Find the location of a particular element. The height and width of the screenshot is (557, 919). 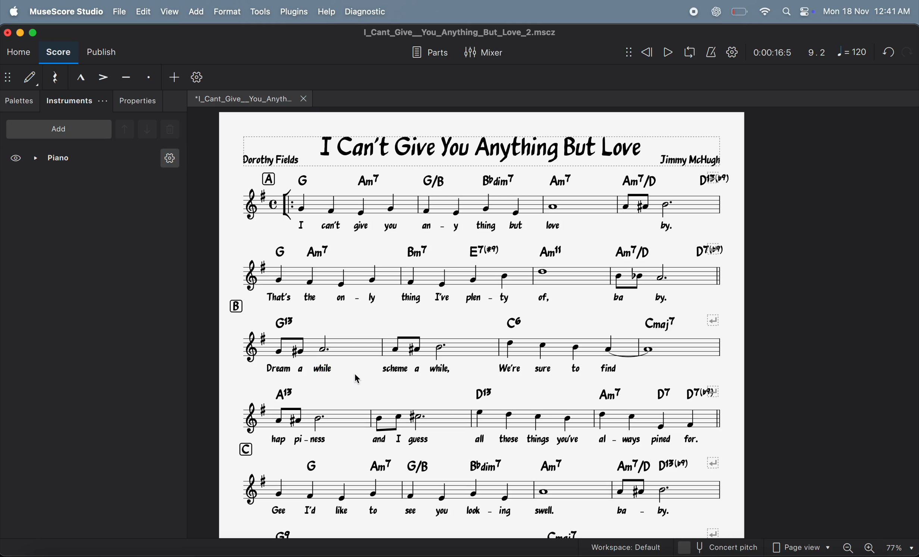

accent is located at coordinates (101, 75).